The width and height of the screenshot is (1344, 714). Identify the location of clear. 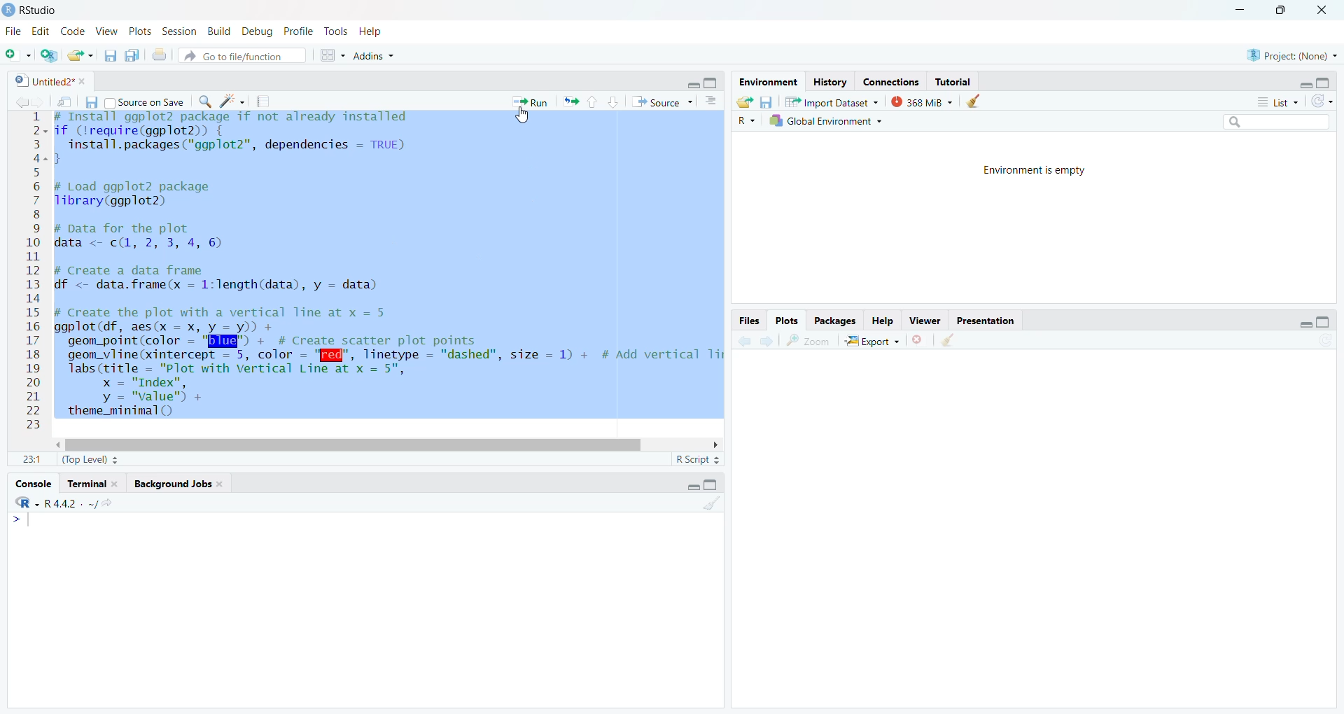
(708, 503).